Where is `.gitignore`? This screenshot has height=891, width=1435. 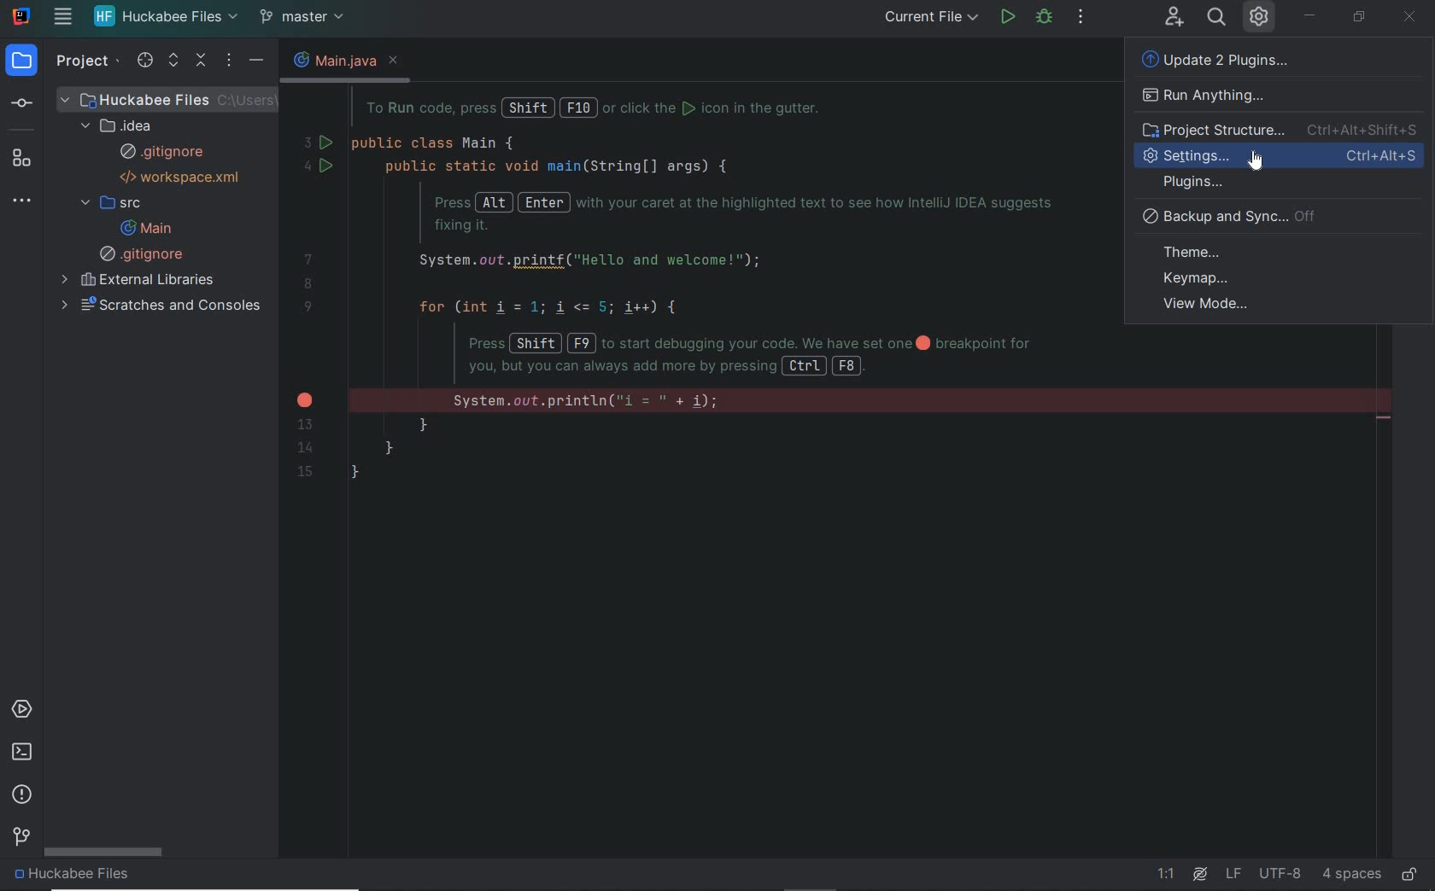
.gitignore is located at coordinates (144, 254).